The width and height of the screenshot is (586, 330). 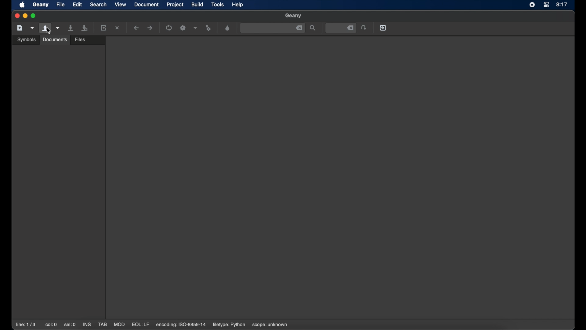 What do you see at coordinates (55, 40) in the screenshot?
I see `documents` at bounding box center [55, 40].